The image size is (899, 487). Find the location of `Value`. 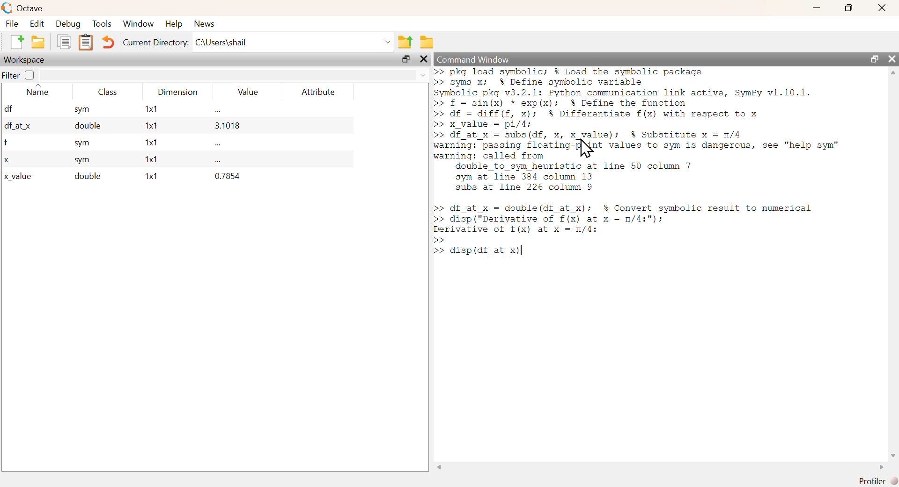

Value is located at coordinates (246, 92).